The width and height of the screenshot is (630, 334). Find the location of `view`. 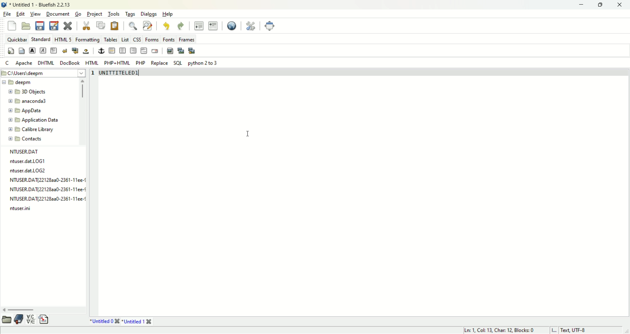

view is located at coordinates (36, 14).